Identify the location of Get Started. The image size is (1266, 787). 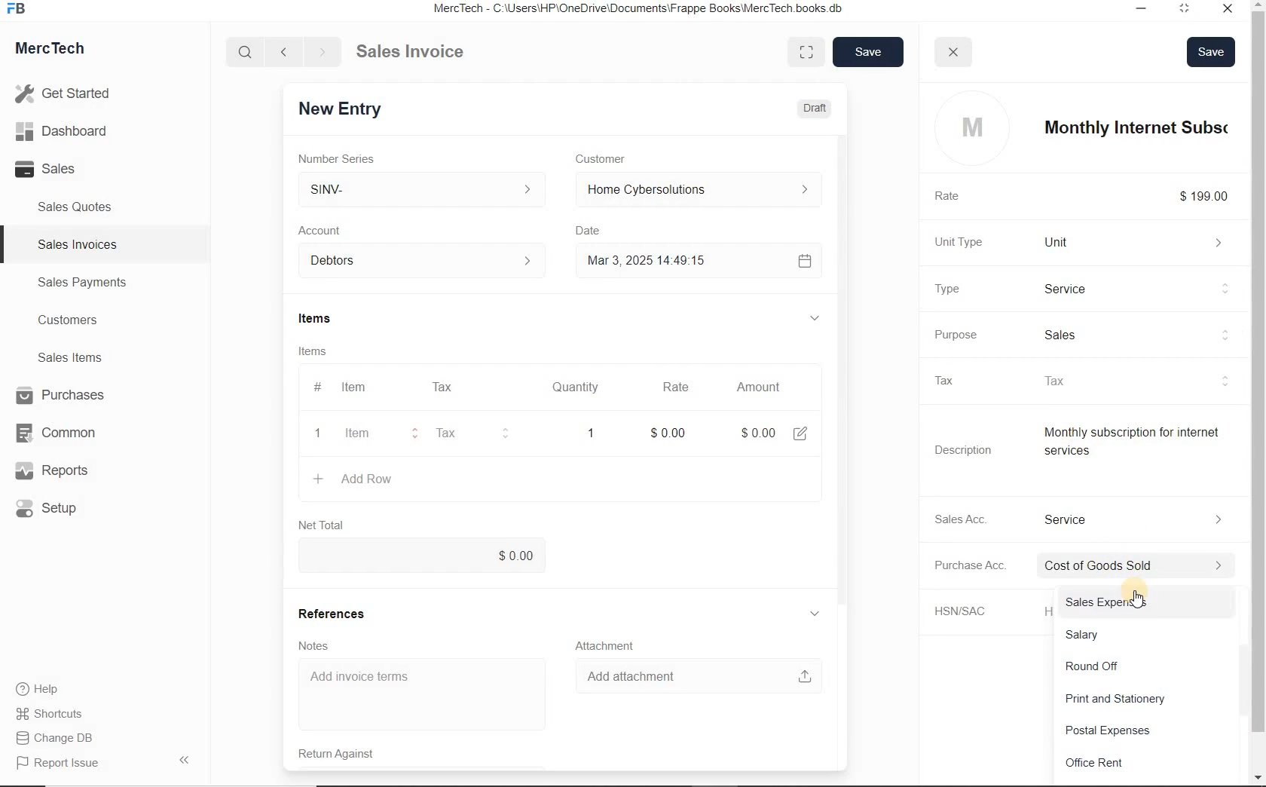
(68, 93).